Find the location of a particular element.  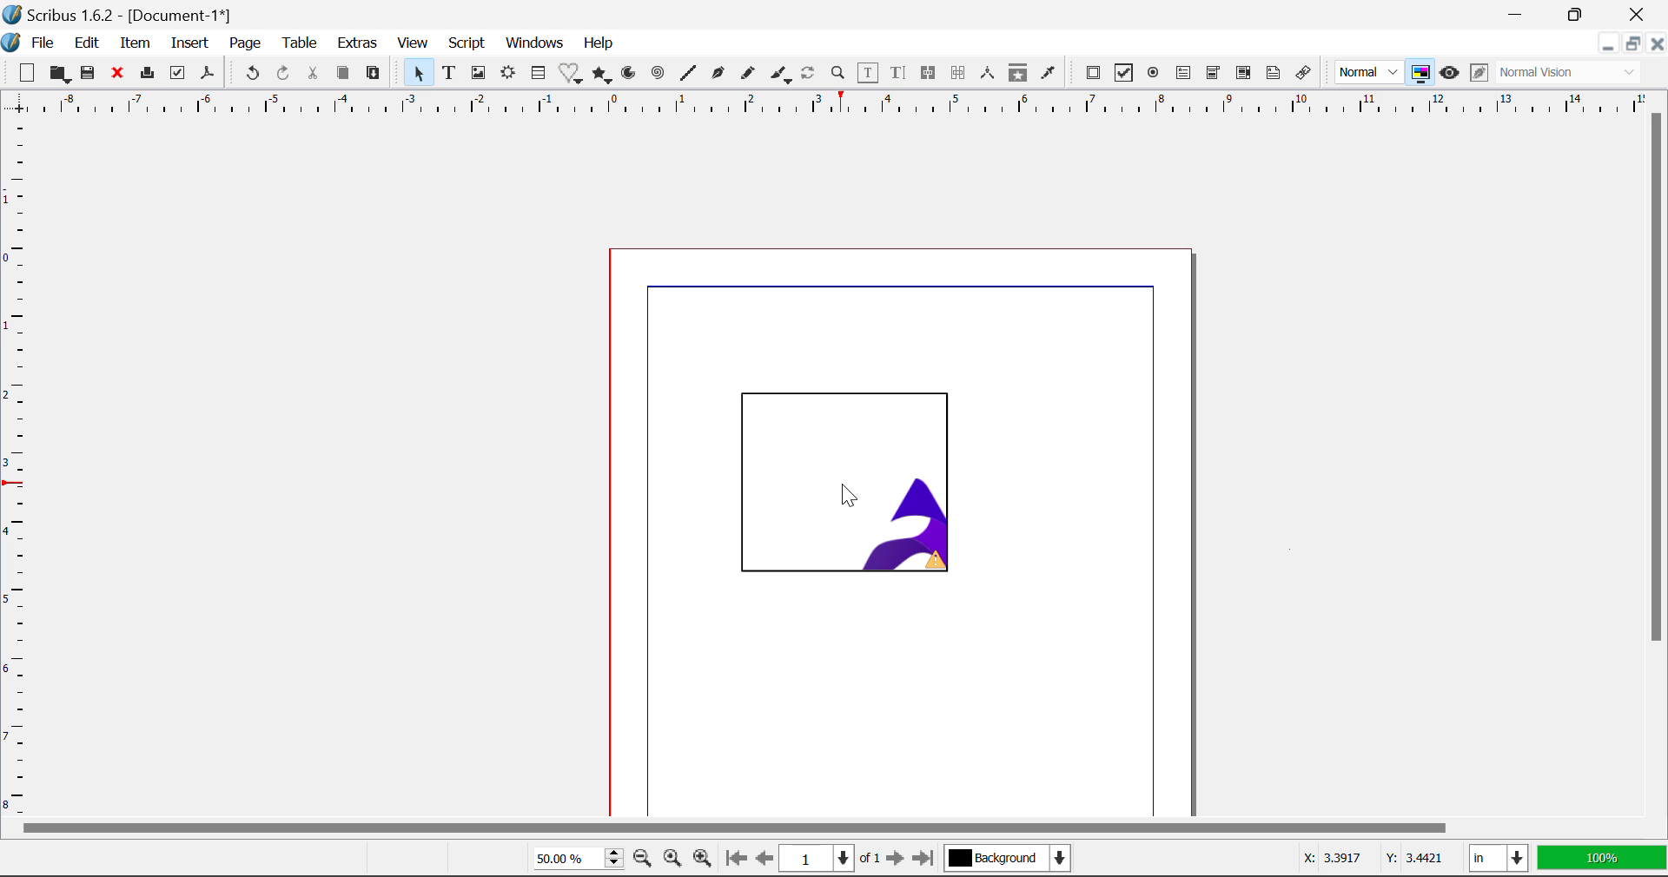

Cursor is located at coordinates (849, 496).